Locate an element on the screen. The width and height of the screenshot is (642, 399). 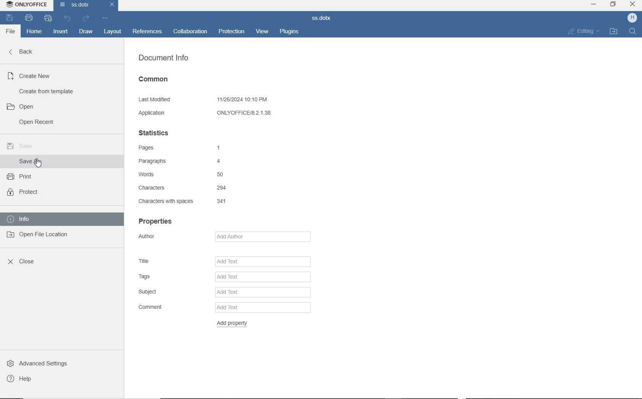
DOCUMENT NAME is located at coordinates (323, 18).